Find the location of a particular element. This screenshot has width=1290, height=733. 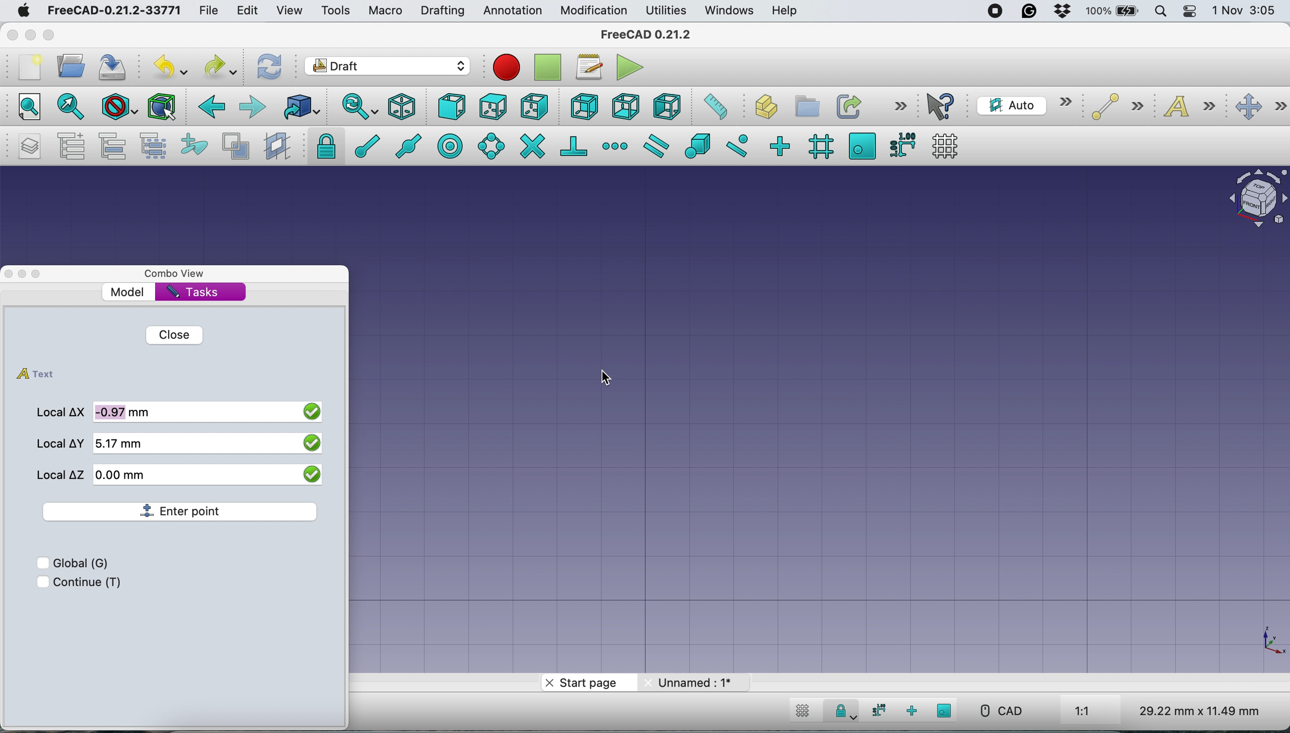

maximise is located at coordinates (49, 35).